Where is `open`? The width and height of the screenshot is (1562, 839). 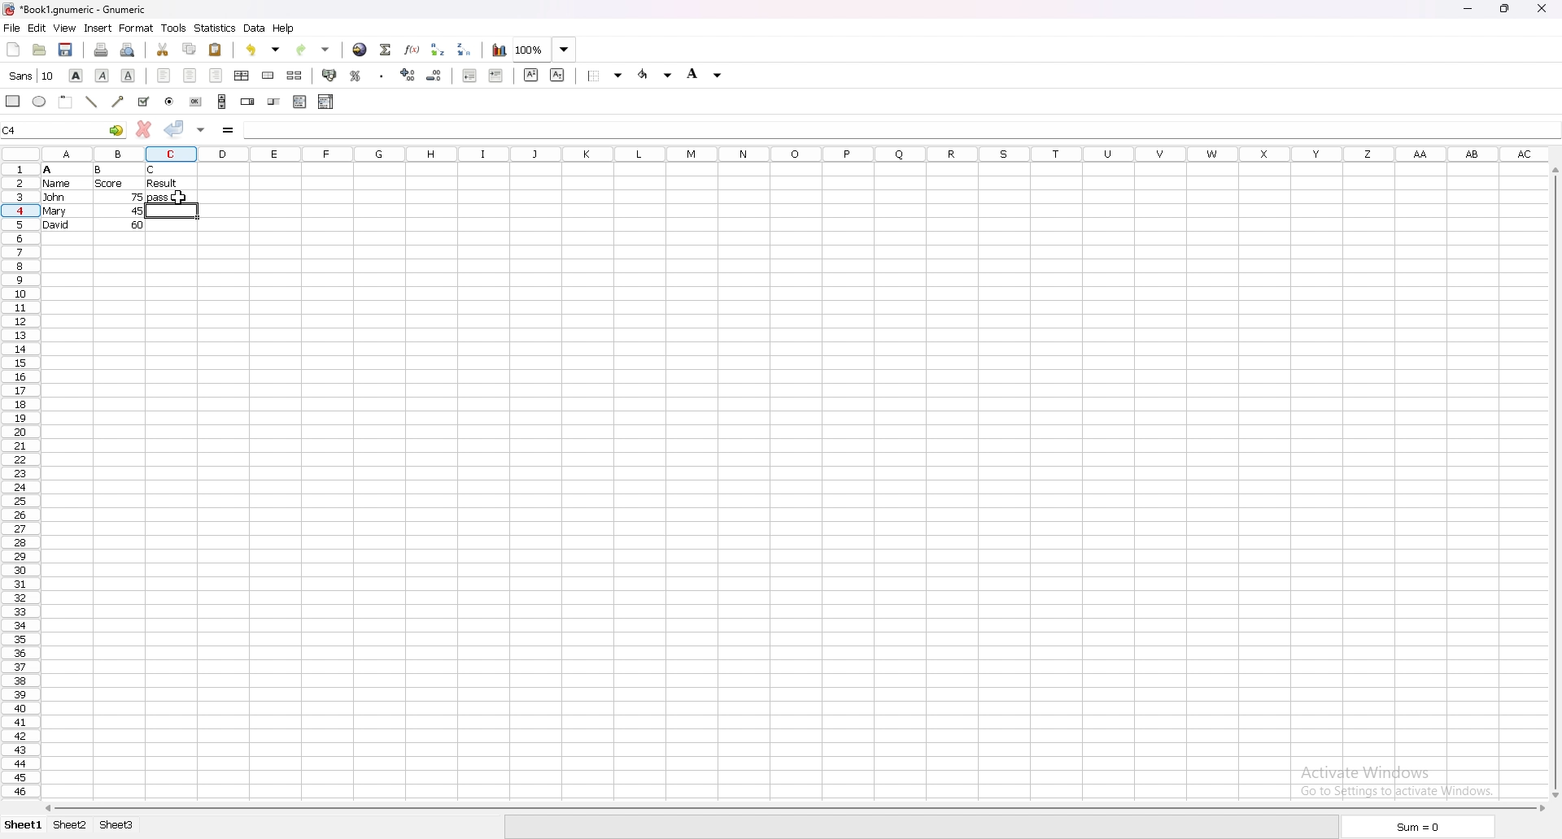 open is located at coordinates (40, 50).